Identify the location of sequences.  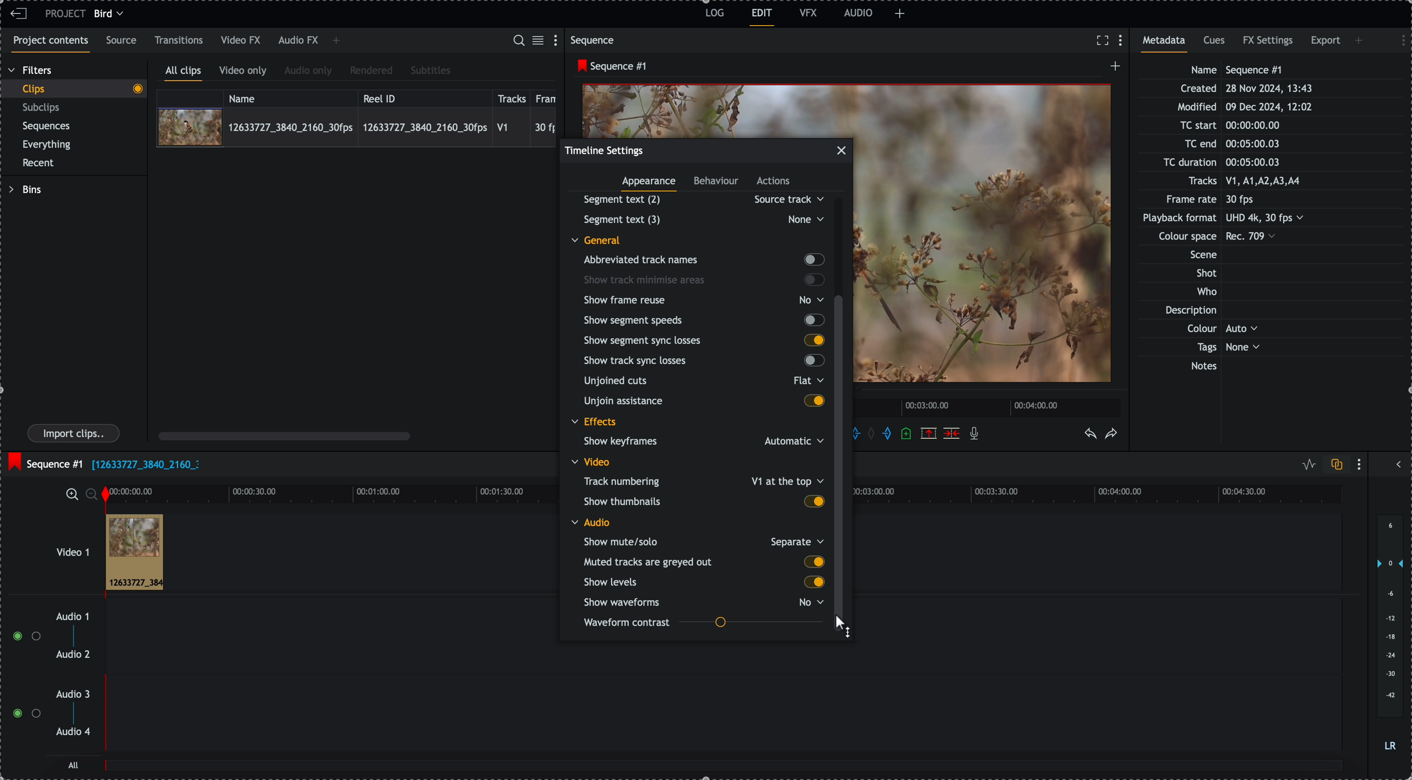
(47, 128).